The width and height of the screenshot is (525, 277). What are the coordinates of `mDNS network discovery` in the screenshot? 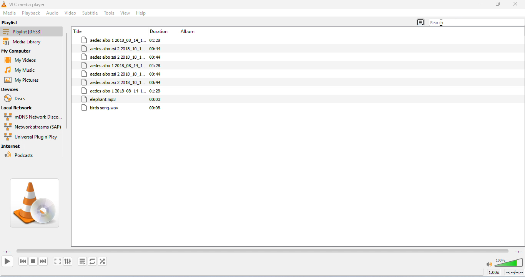 It's located at (33, 117).